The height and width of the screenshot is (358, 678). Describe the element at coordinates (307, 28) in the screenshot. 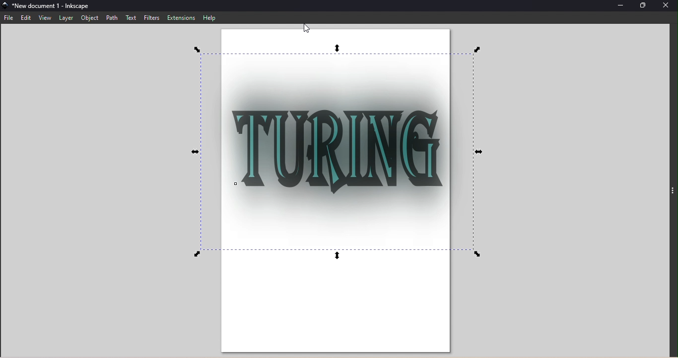

I see `cursor` at that location.